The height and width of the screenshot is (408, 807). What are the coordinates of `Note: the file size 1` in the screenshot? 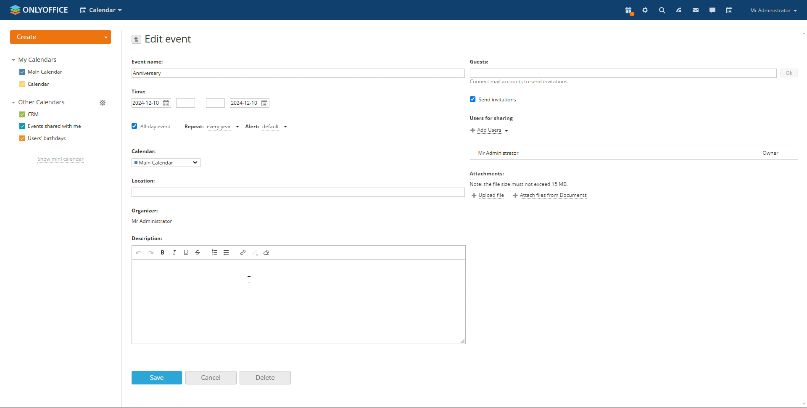 It's located at (533, 184).